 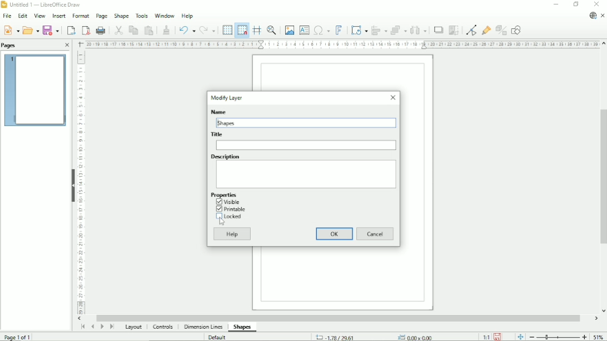 I want to click on Insert special characters, so click(x=321, y=29).